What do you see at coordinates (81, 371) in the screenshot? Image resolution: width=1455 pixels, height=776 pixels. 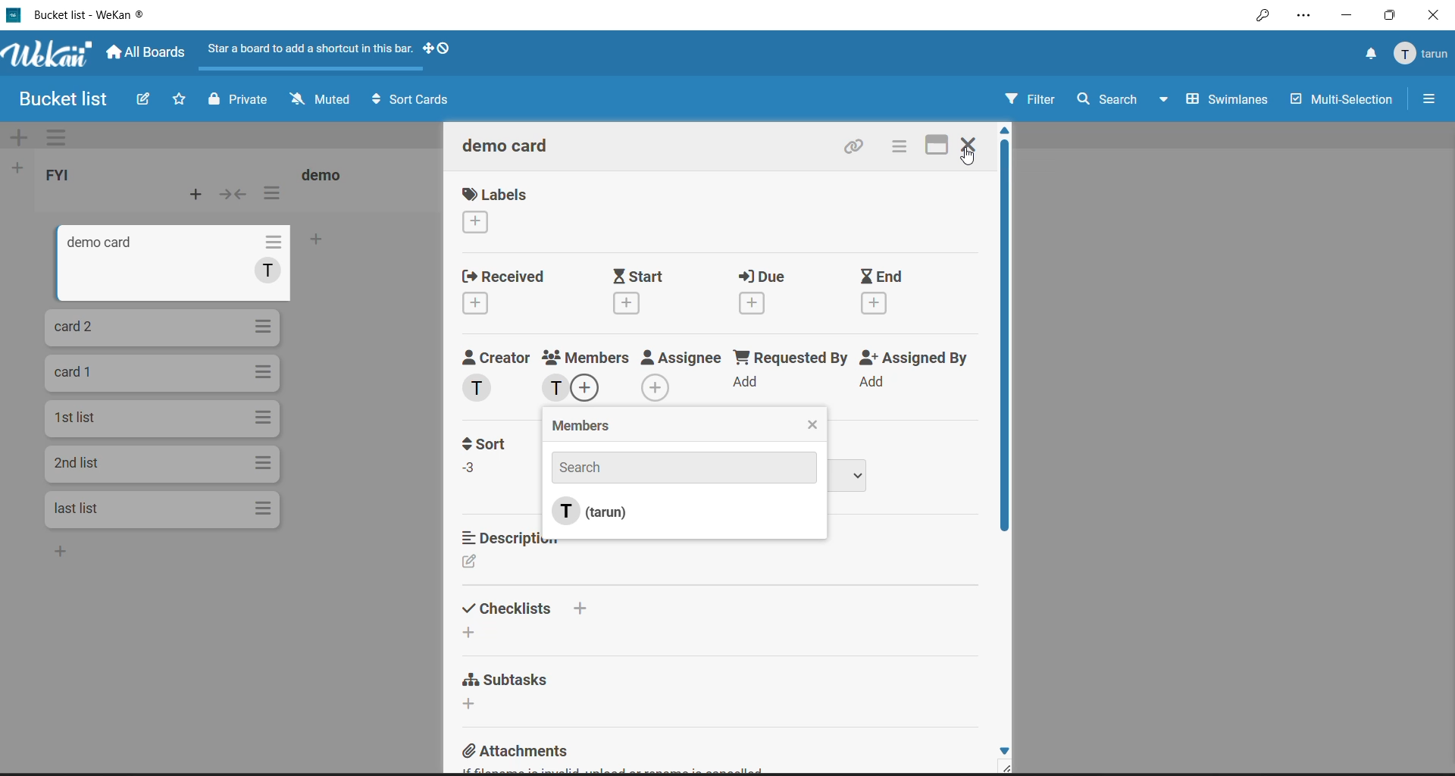 I see `card title` at bounding box center [81, 371].